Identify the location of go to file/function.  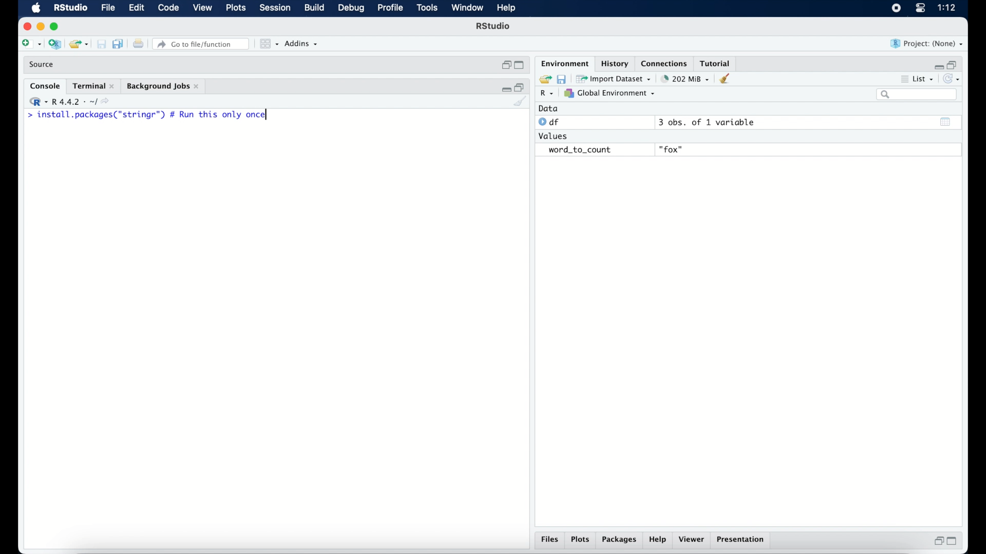
(203, 44).